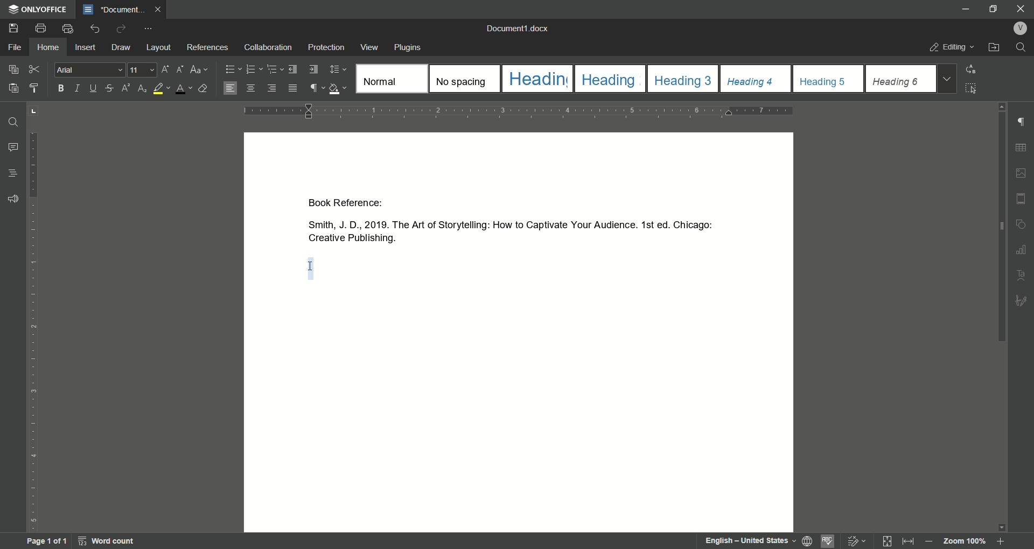 The height and width of the screenshot is (549, 1034). I want to click on nonprinting character, so click(316, 88).